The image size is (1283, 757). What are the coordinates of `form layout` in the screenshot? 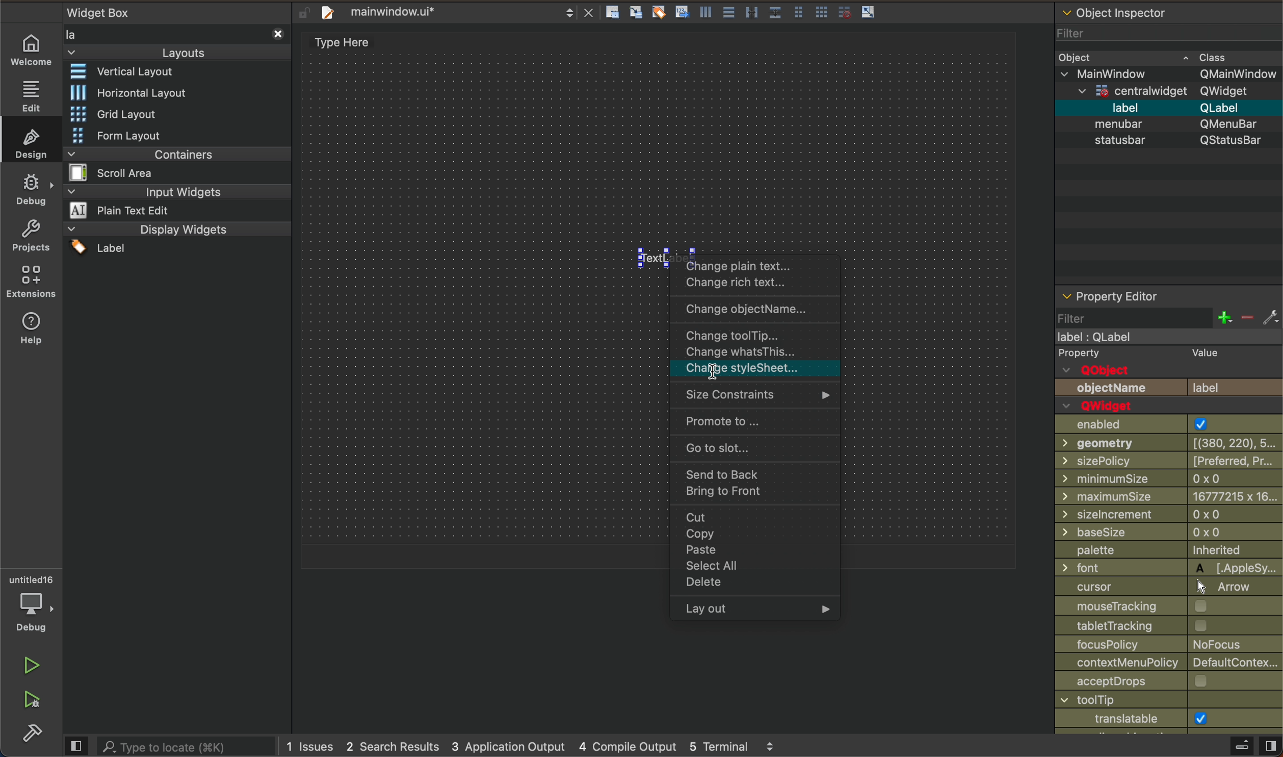 It's located at (124, 135).